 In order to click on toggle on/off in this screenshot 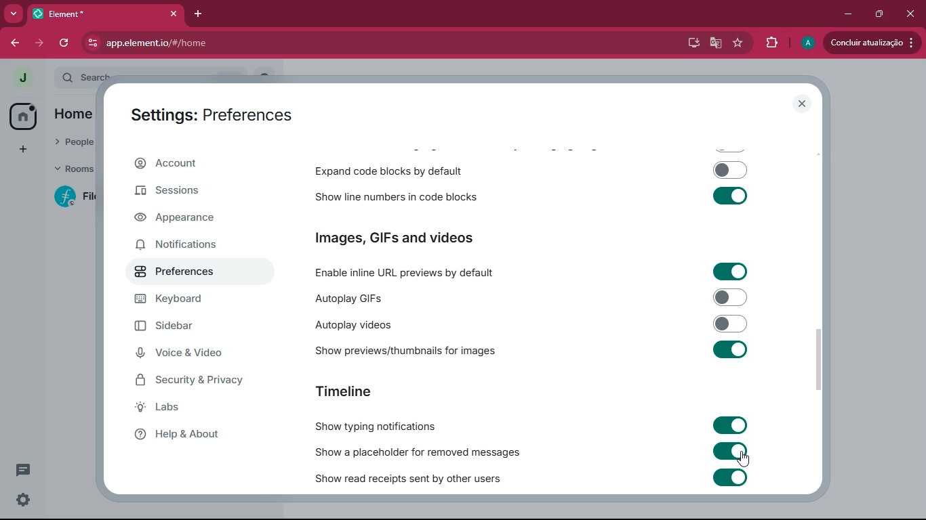, I will do `click(731, 452)`.